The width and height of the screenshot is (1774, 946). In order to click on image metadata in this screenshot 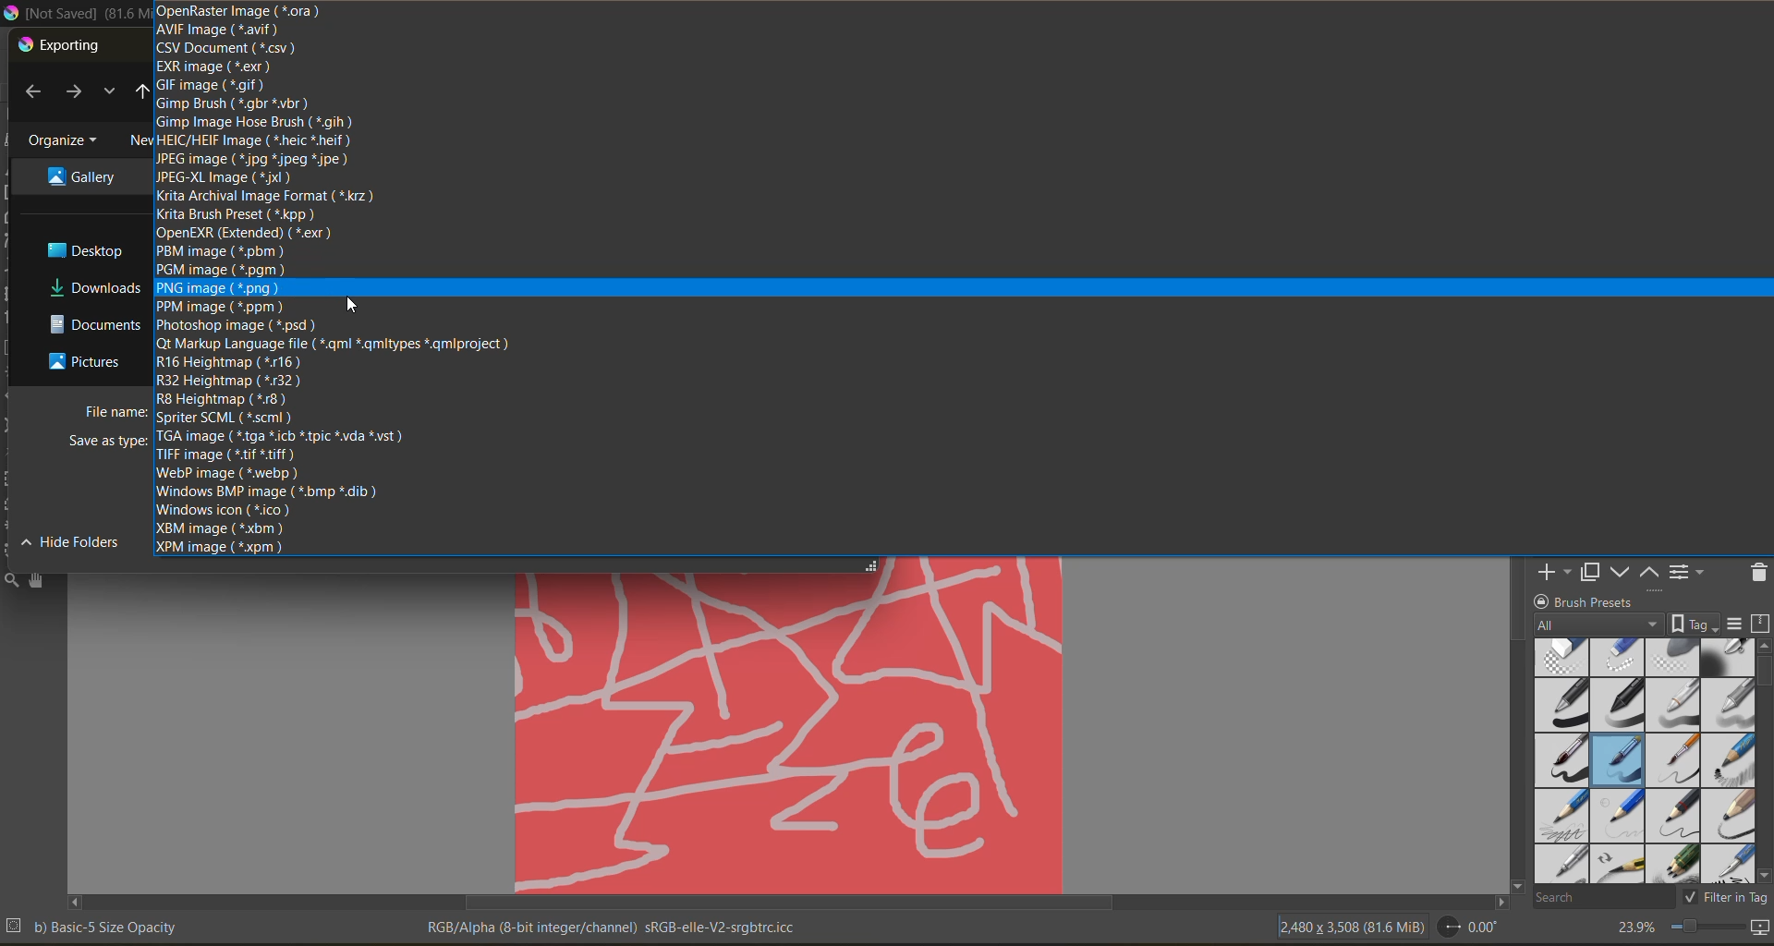, I will do `click(1350, 925)`.